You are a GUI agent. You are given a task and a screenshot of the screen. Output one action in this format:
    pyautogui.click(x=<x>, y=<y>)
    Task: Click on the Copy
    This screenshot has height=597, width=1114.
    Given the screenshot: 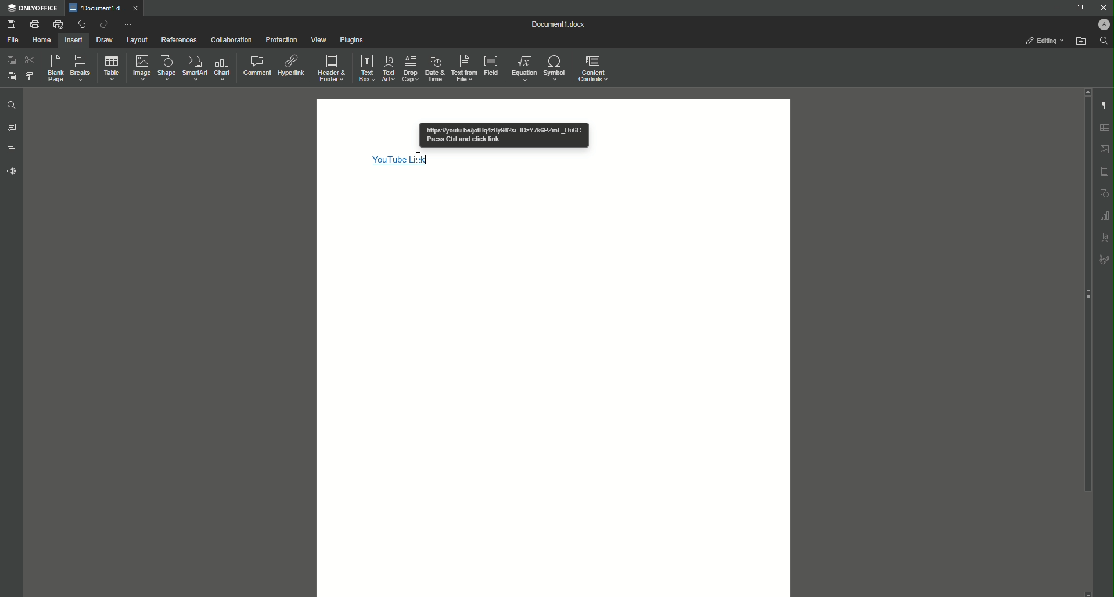 What is the action you would take?
    pyautogui.click(x=11, y=60)
    